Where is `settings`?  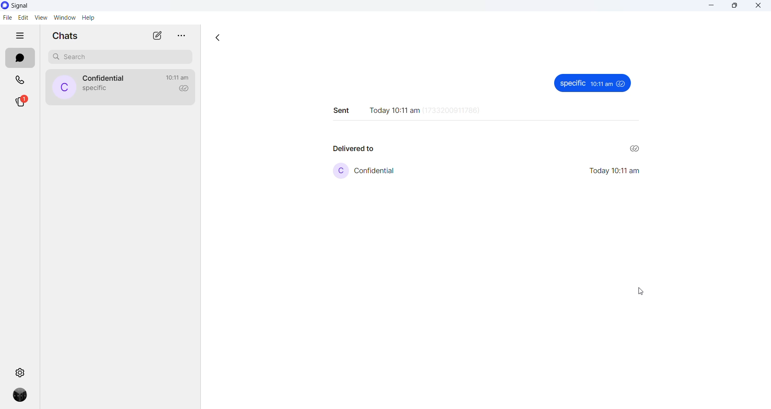 settings is located at coordinates (20, 373).